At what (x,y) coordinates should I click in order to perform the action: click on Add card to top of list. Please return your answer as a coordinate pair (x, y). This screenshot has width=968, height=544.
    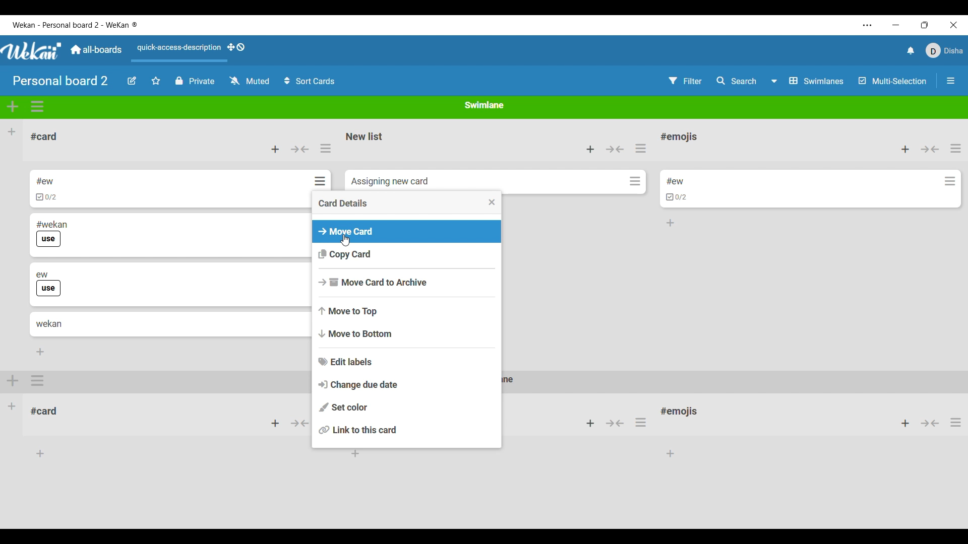
    Looking at the image, I should click on (590, 149).